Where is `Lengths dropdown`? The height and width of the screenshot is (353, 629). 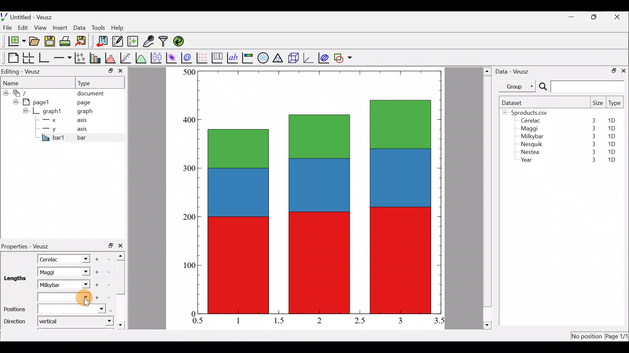 Lengths dropdown is located at coordinates (63, 297).